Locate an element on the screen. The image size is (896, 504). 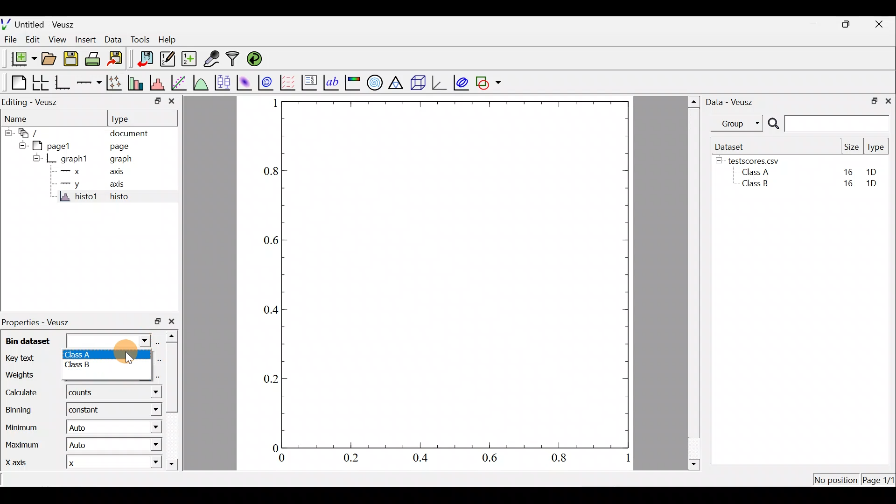
Maximum is located at coordinates (22, 447).